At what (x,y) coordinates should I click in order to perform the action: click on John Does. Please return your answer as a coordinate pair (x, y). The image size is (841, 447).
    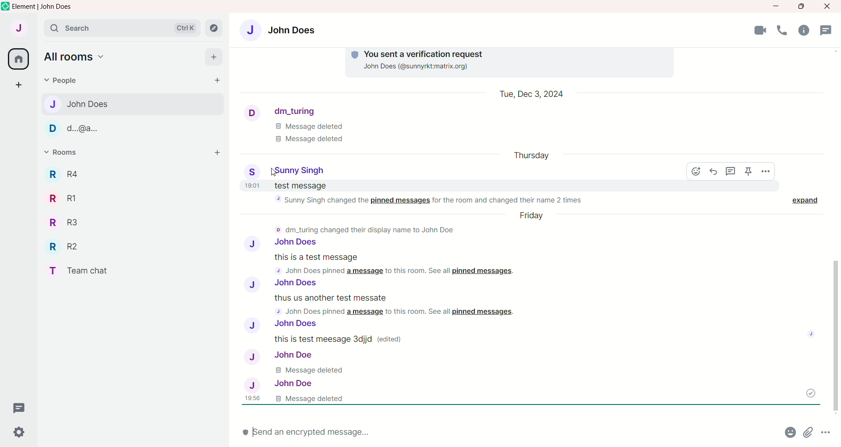
    Looking at the image, I should click on (280, 243).